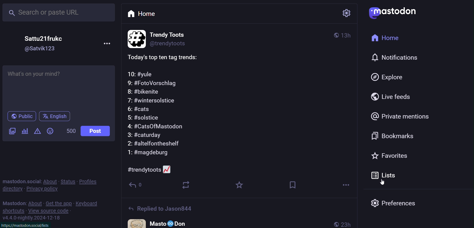 The image size is (474, 228). I want to click on about, so click(50, 181).